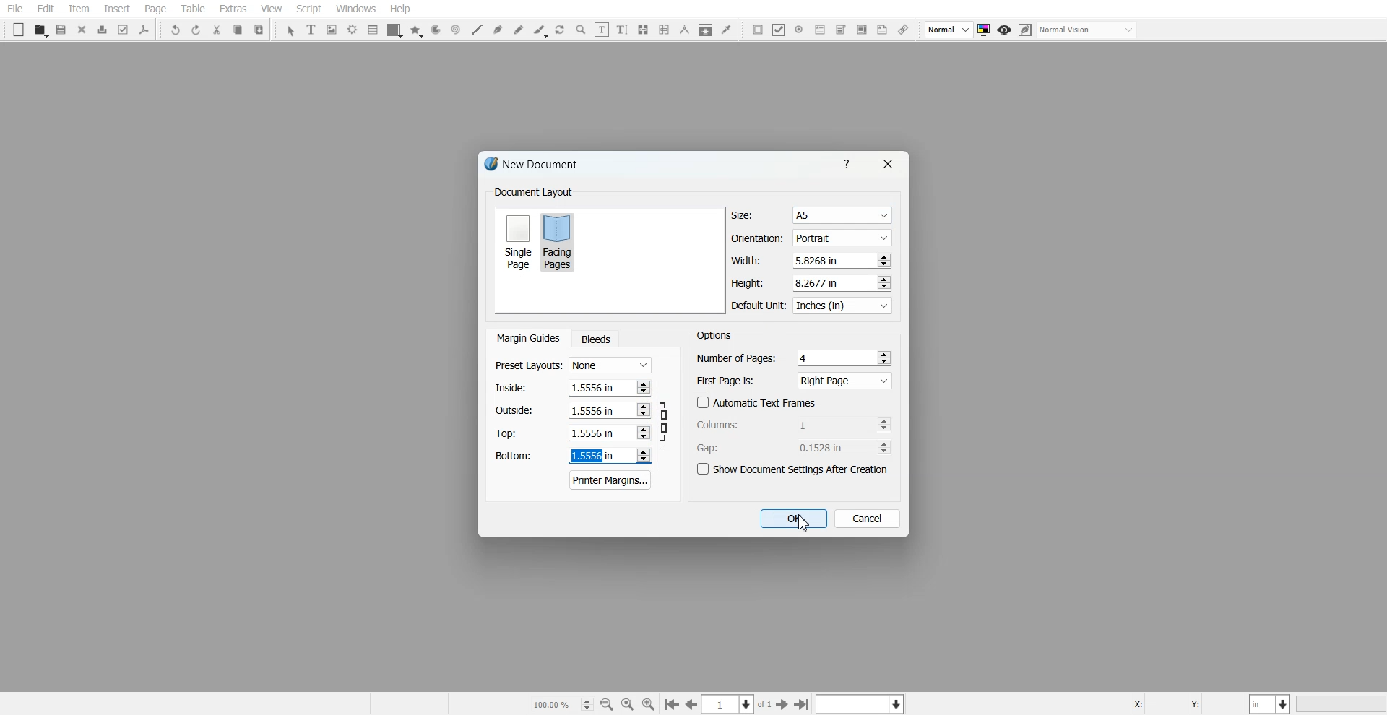 This screenshot has width=1387, height=715. What do you see at coordinates (784, 704) in the screenshot?
I see `Go to the First page` at bounding box center [784, 704].